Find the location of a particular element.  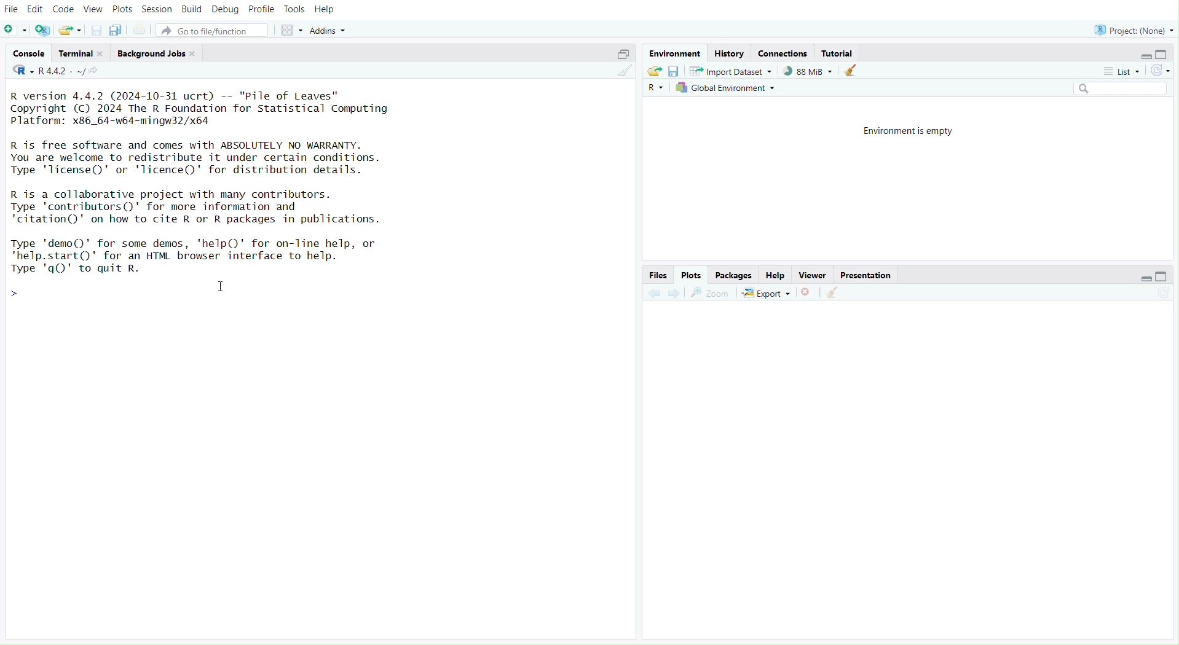

Session is located at coordinates (158, 9).